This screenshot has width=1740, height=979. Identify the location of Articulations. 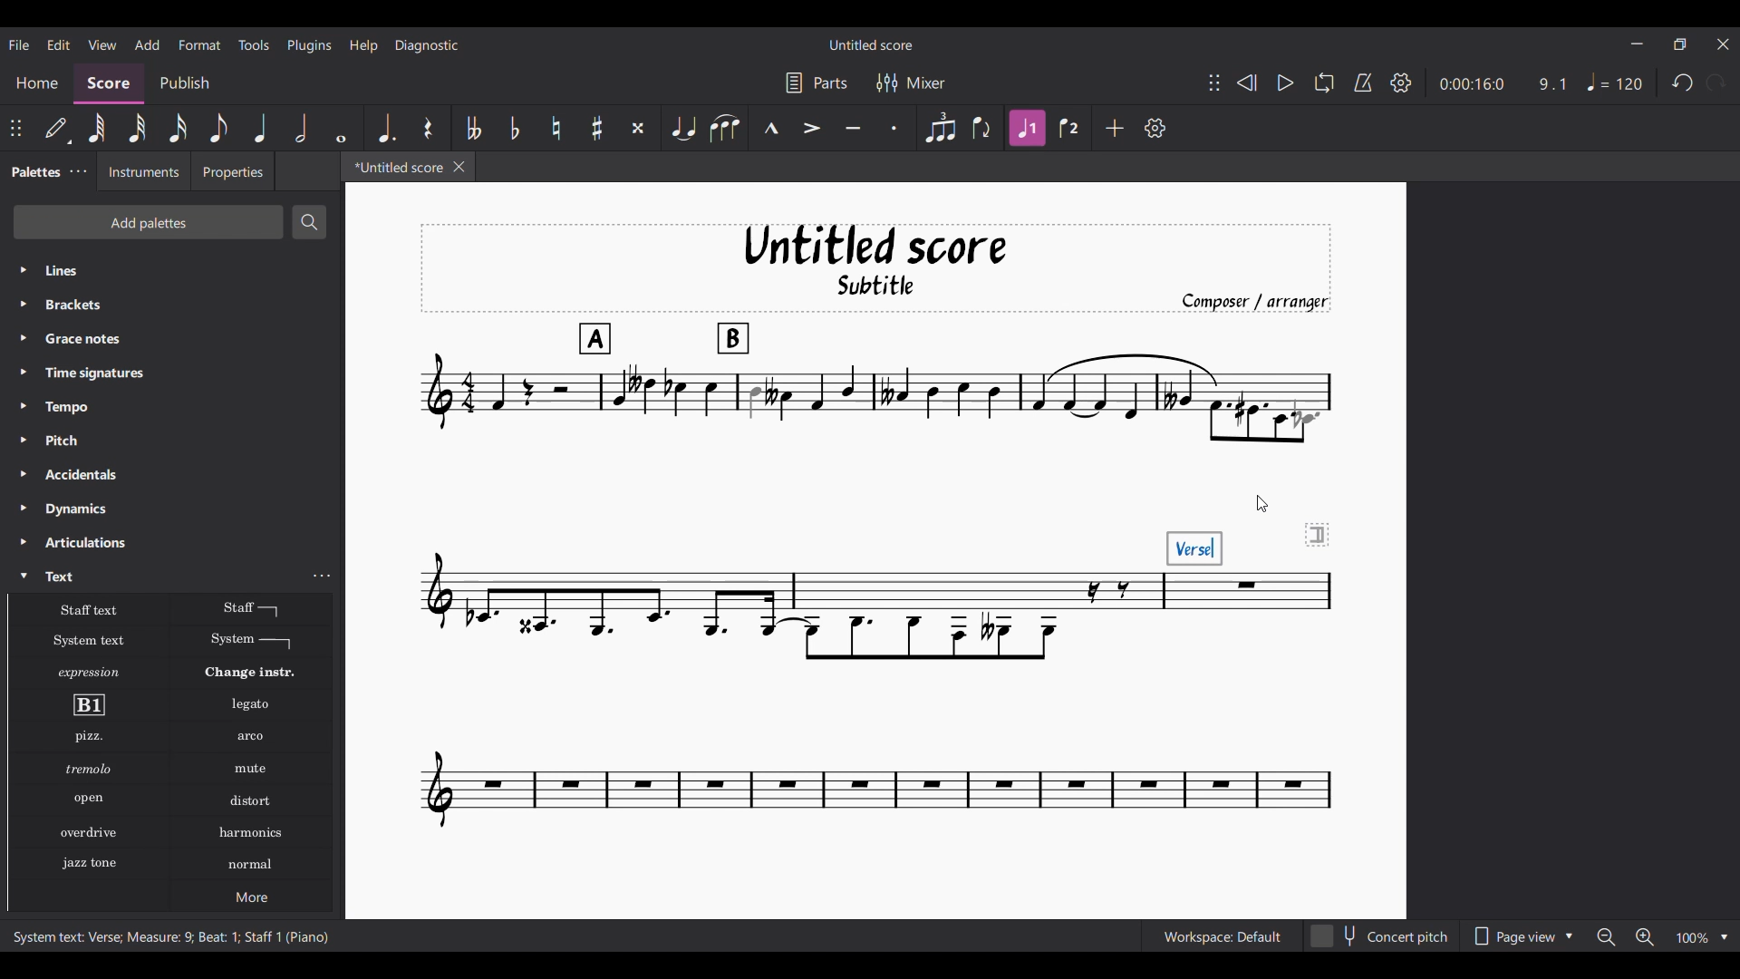
(173, 542).